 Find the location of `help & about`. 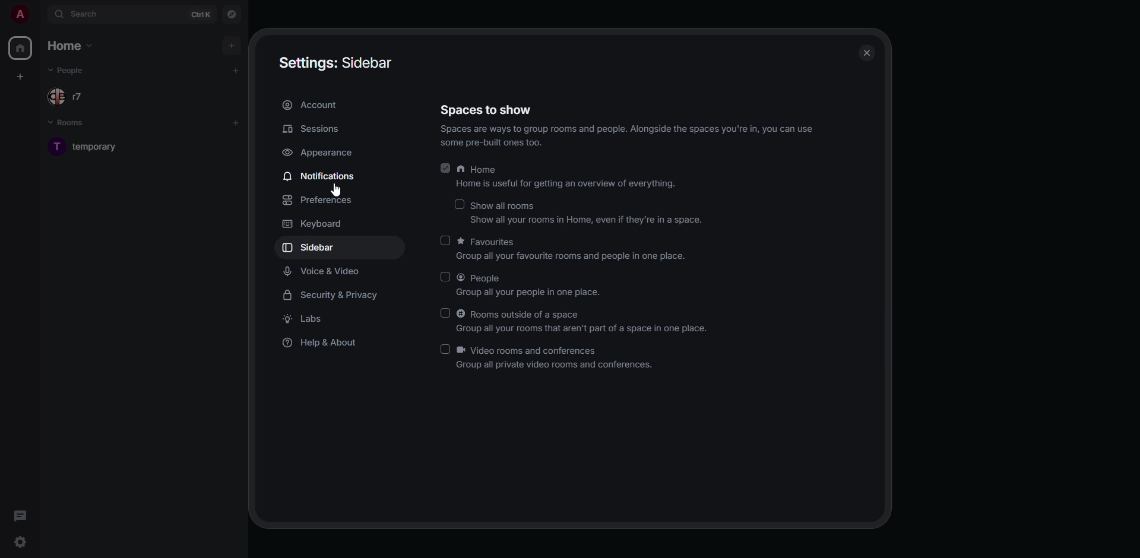

help & about is located at coordinates (324, 343).